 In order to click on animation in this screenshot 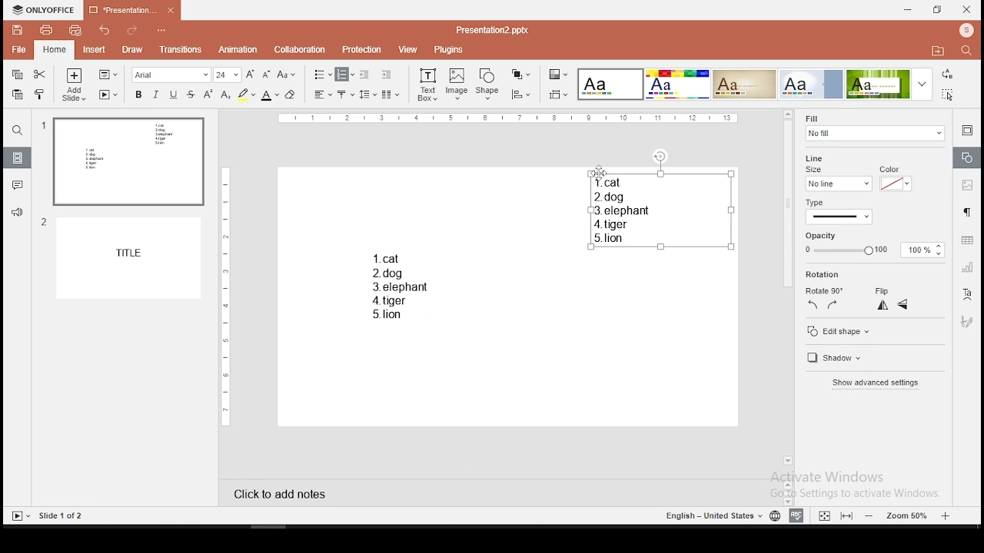, I will do `click(239, 50)`.